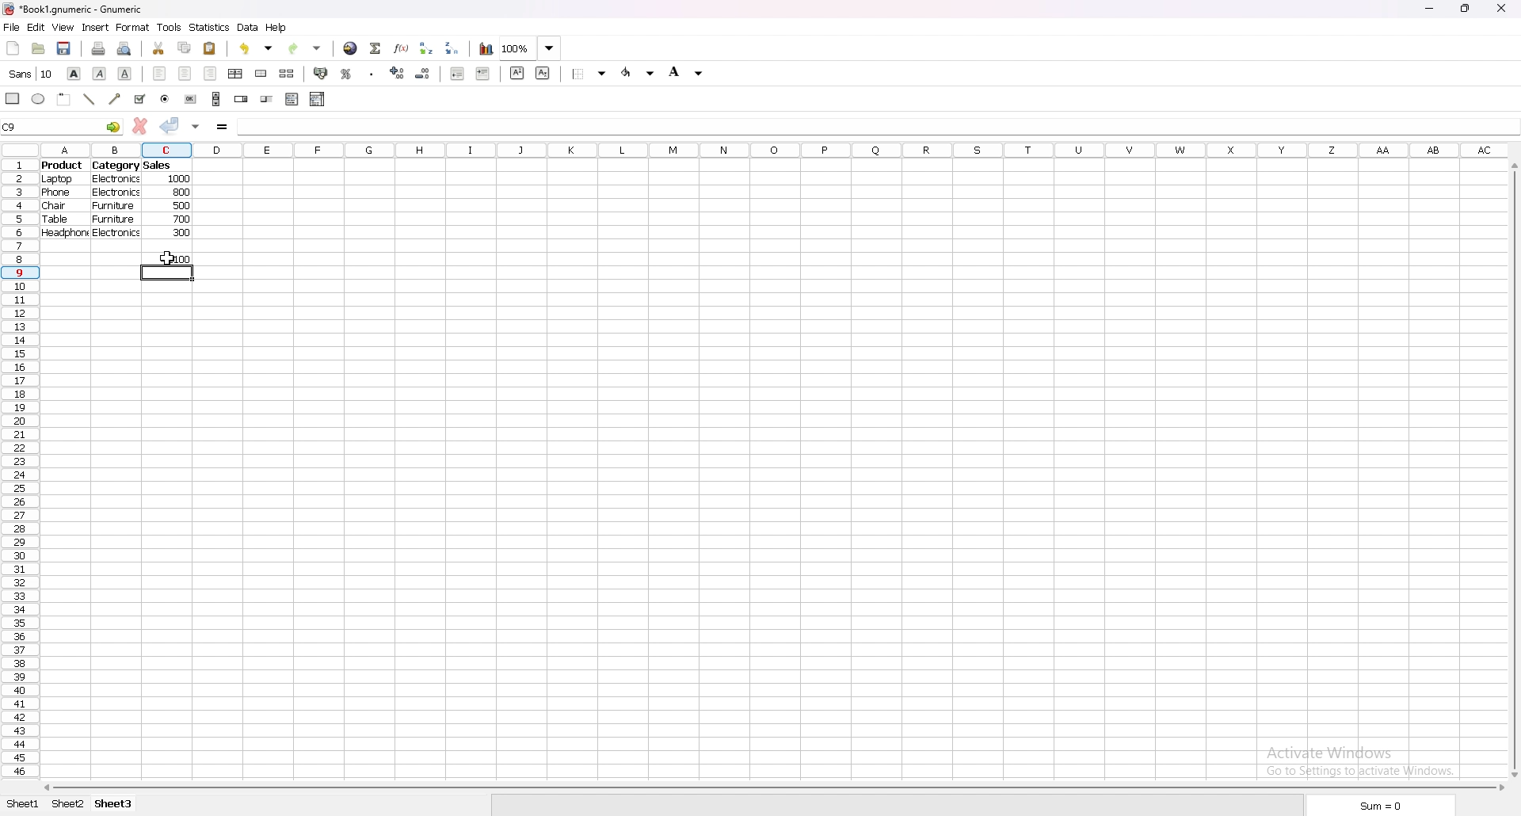 The width and height of the screenshot is (1521, 816). Describe the element at coordinates (13, 98) in the screenshot. I see `rectangle` at that location.